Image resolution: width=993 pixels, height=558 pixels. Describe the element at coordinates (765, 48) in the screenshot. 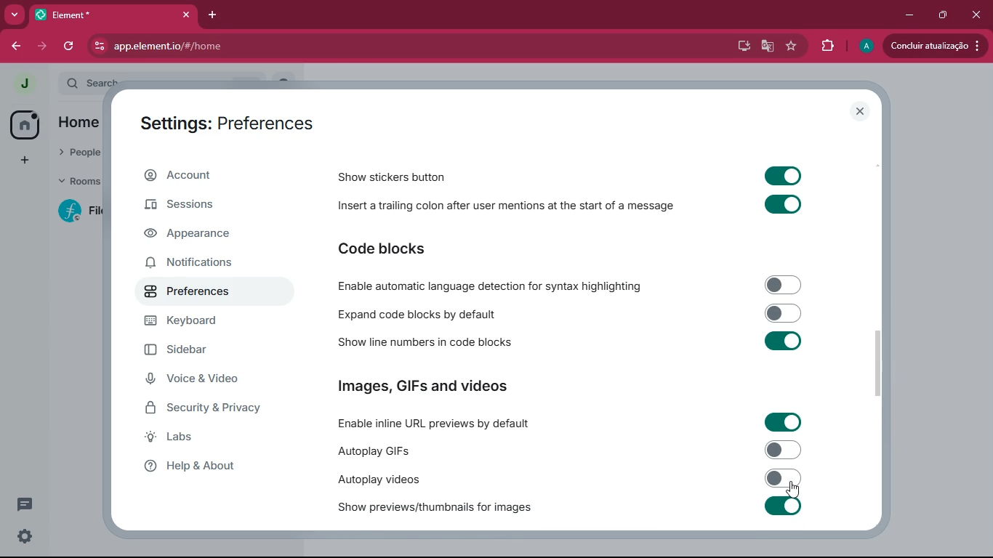

I see `google translate` at that location.